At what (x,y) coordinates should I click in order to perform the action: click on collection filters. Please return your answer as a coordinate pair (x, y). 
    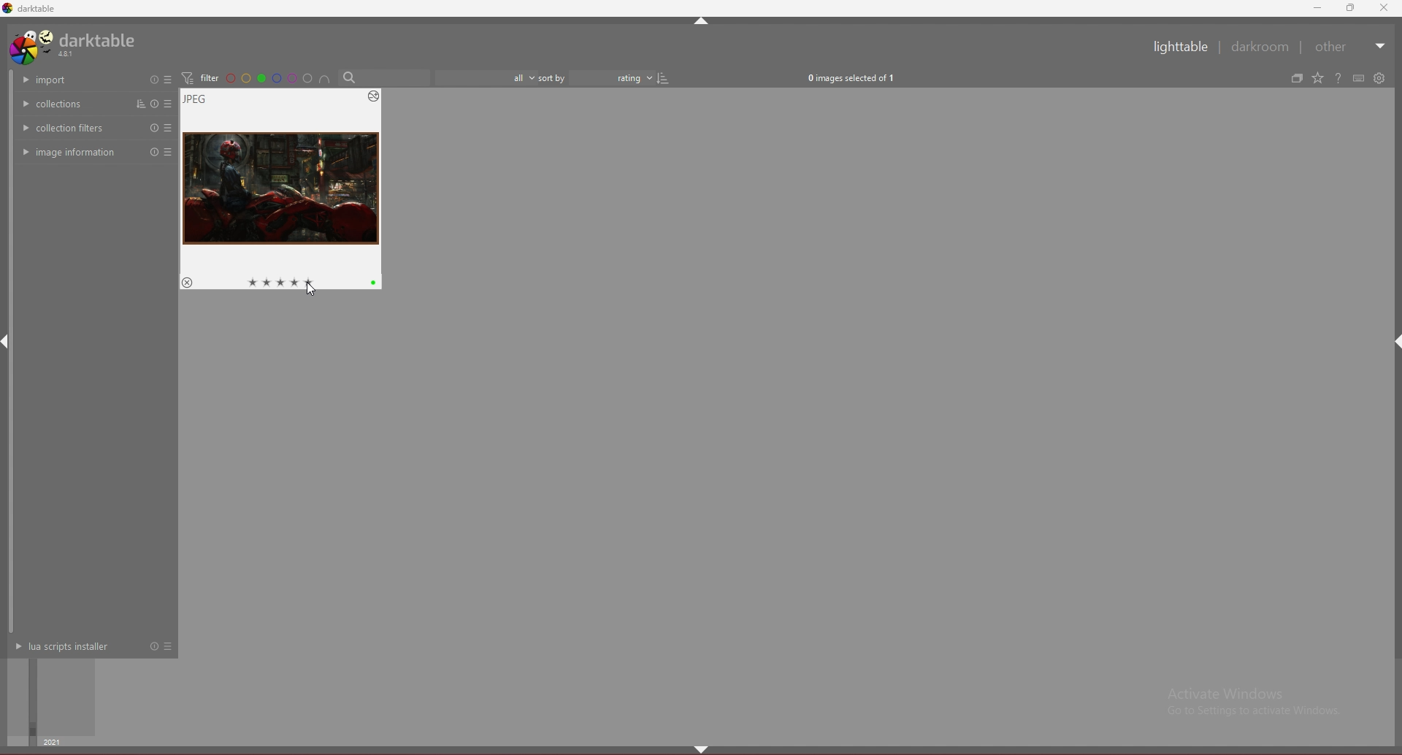
    Looking at the image, I should click on (69, 128).